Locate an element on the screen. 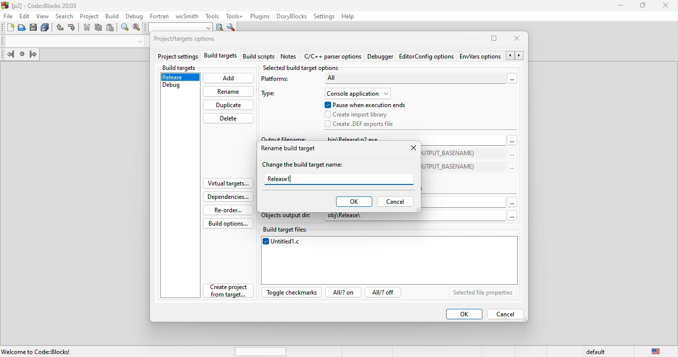 The height and width of the screenshot is (357, 678). ok is located at coordinates (464, 314).